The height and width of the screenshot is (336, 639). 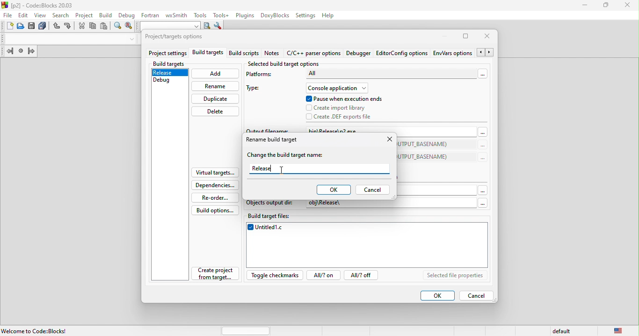 I want to click on title, so click(x=39, y=5).